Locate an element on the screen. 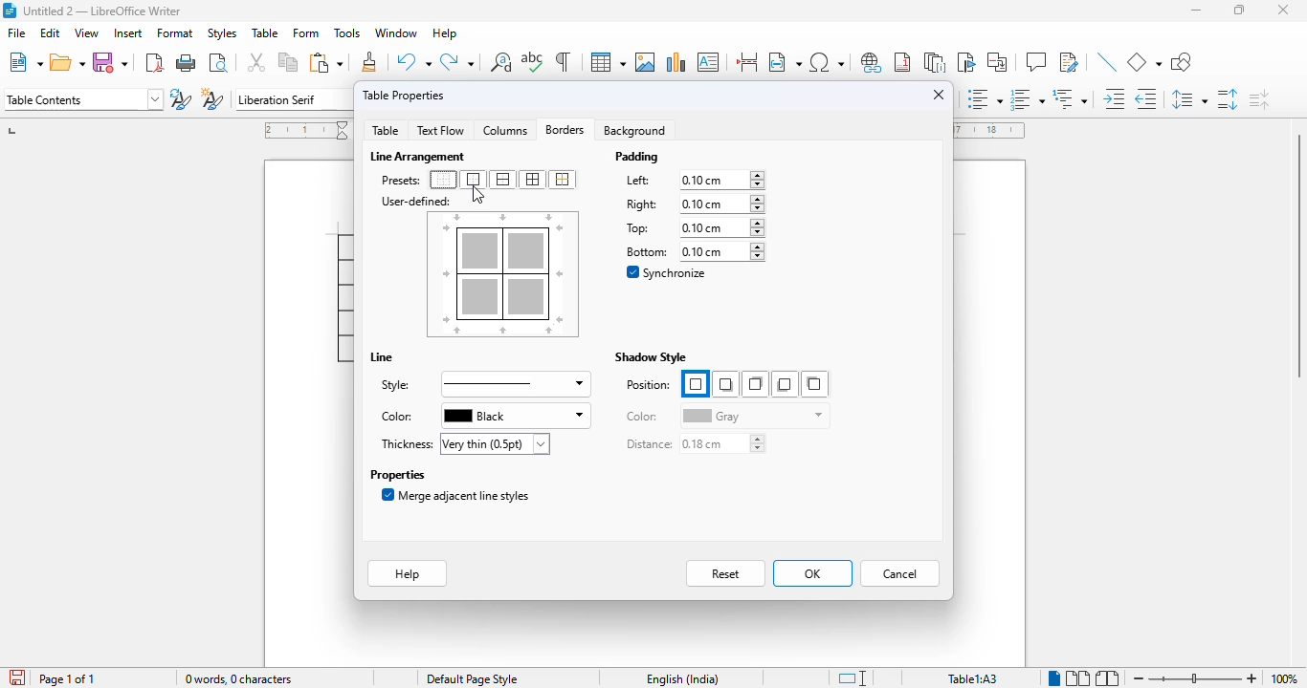  zoom in is located at coordinates (1252, 678).